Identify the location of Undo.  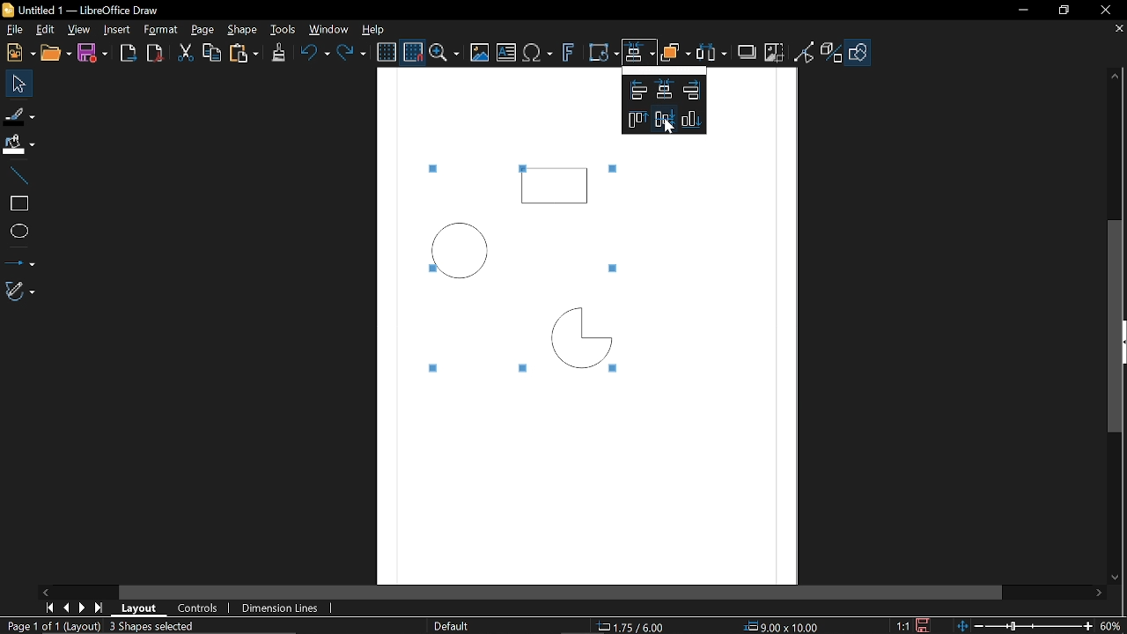
(313, 55).